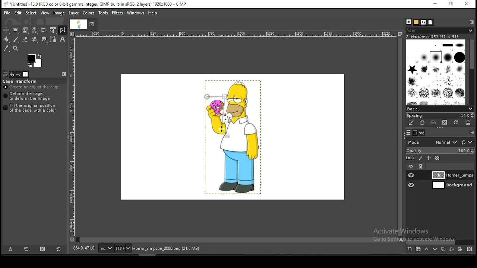  I want to click on home_simpsons_2006.png (21.5 mb), so click(165, 249).